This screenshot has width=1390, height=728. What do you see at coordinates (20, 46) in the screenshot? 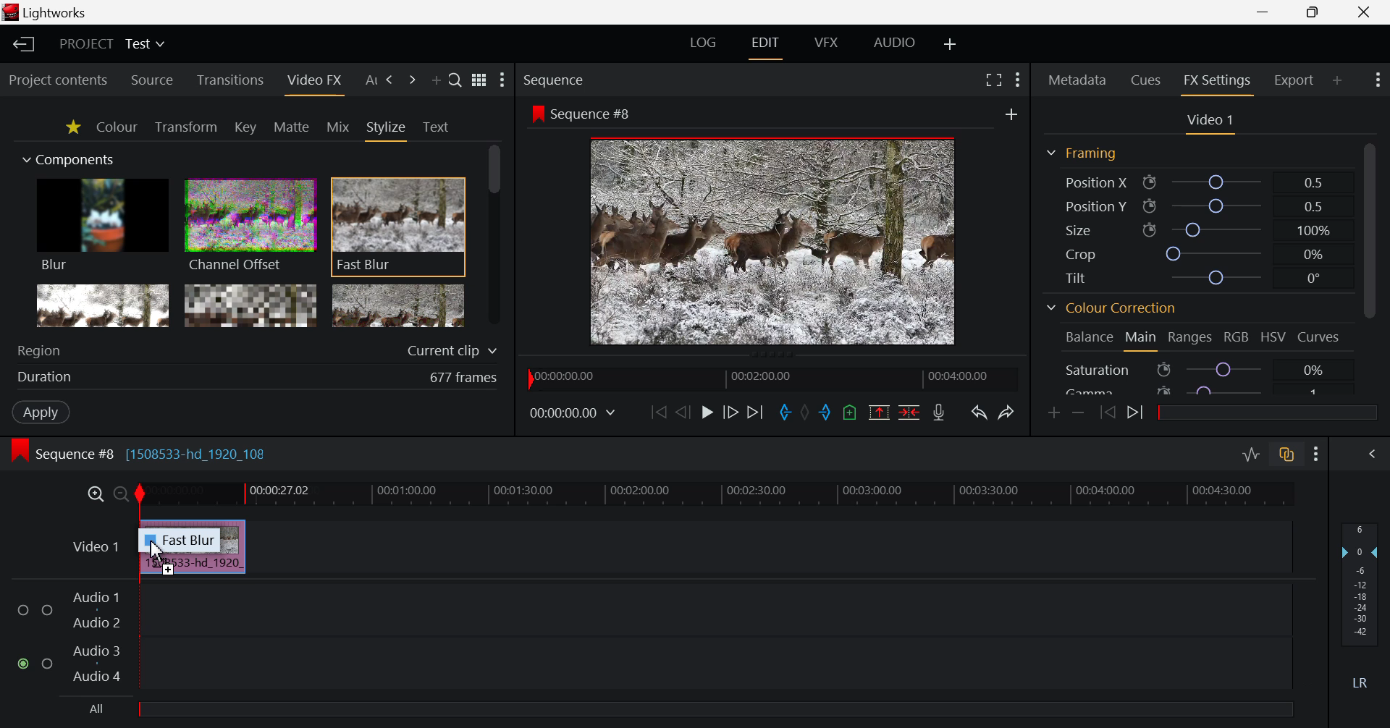
I see `Back to Homepage` at bounding box center [20, 46].